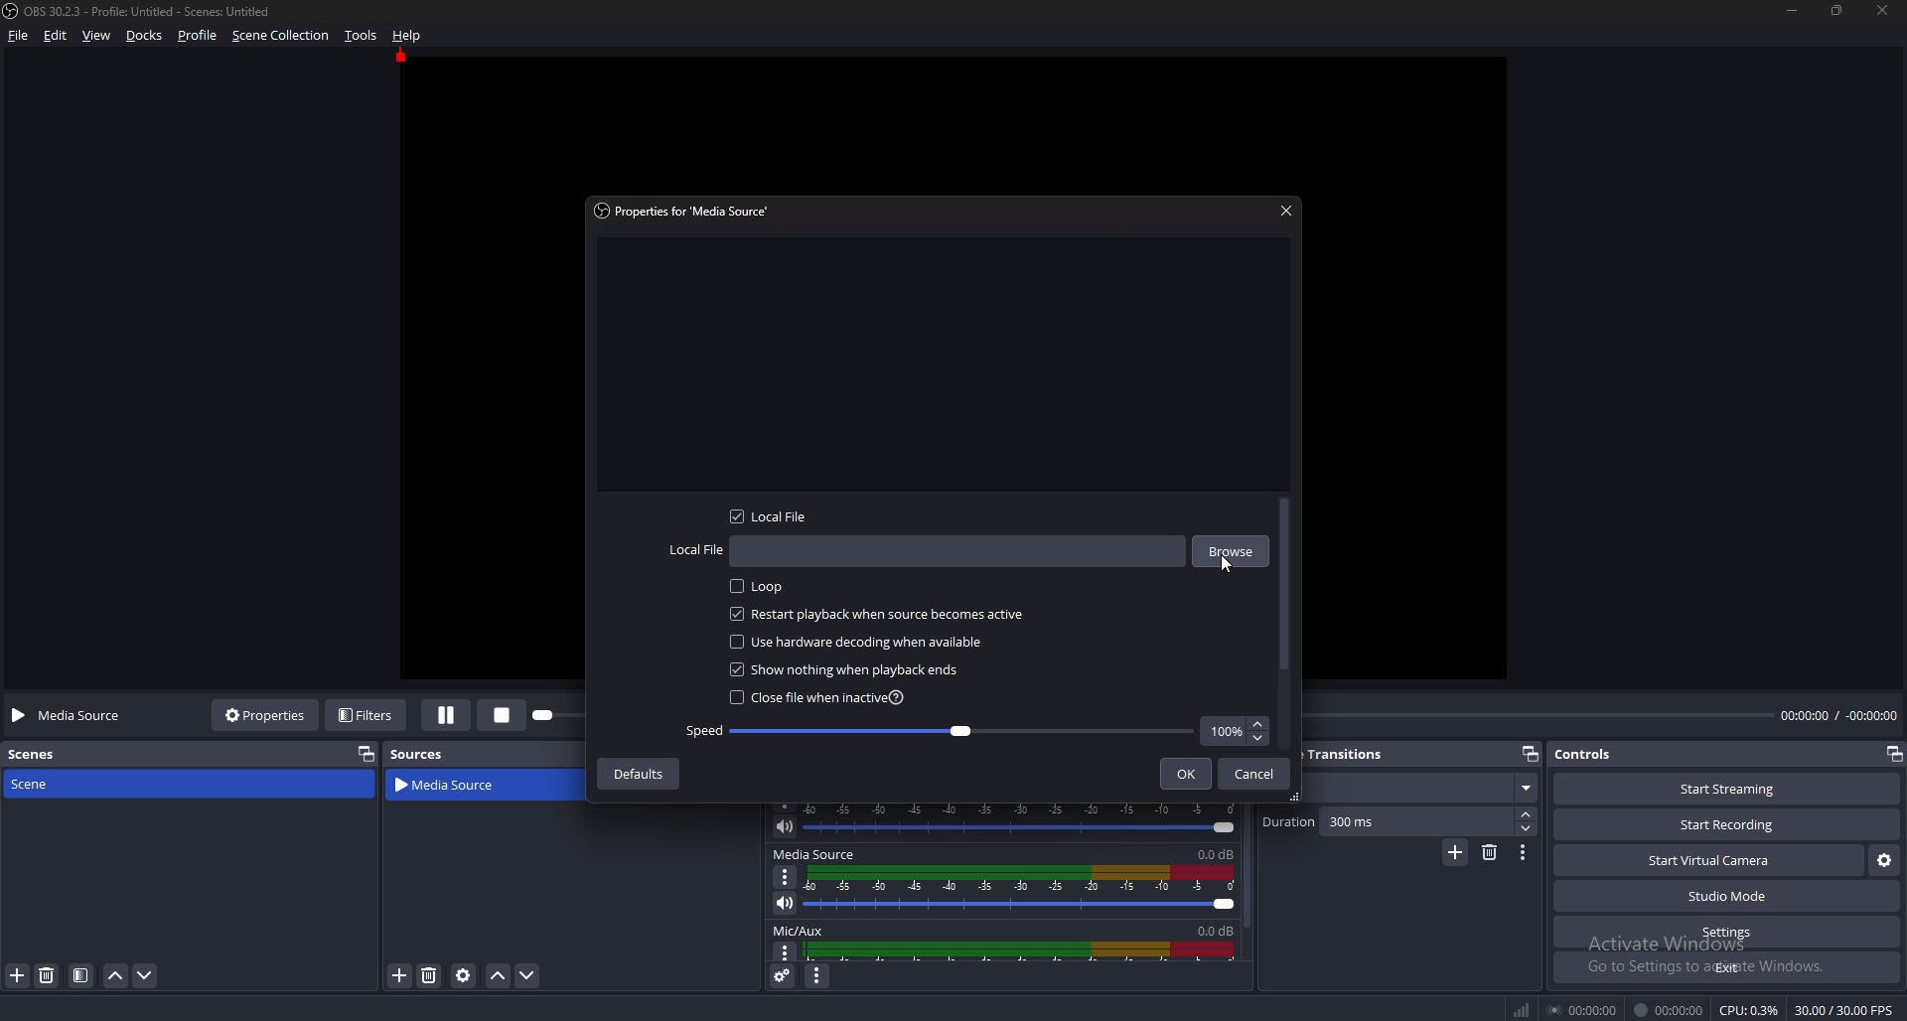 Image resolution: width=1907 pixels, height=1021 pixels. Describe the element at coordinates (526, 975) in the screenshot. I see `Move sources down` at that location.